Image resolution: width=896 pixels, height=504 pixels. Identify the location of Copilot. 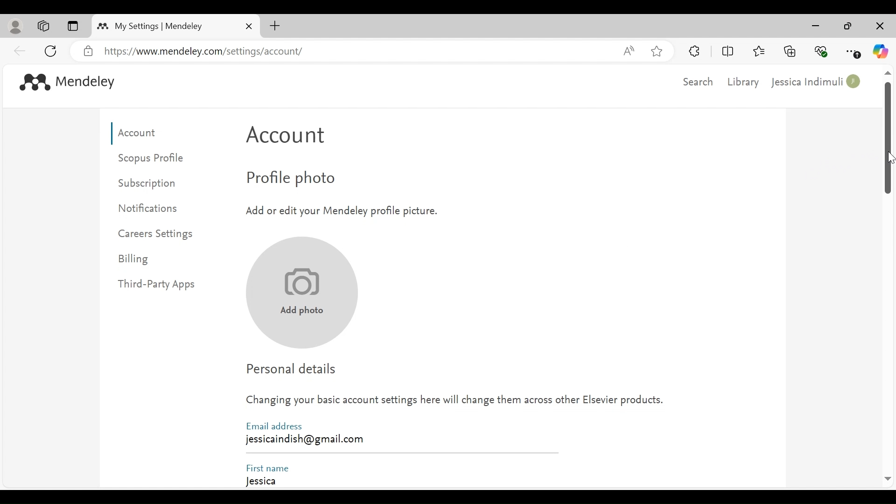
(881, 51).